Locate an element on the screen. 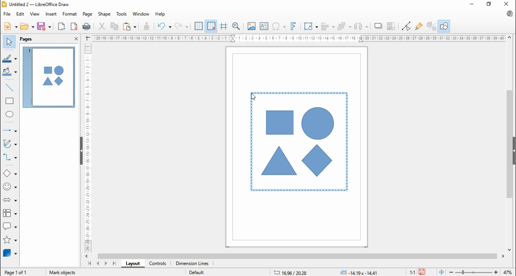 The width and height of the screenshot is (516, 276). format is located at coordinates (70, 14).